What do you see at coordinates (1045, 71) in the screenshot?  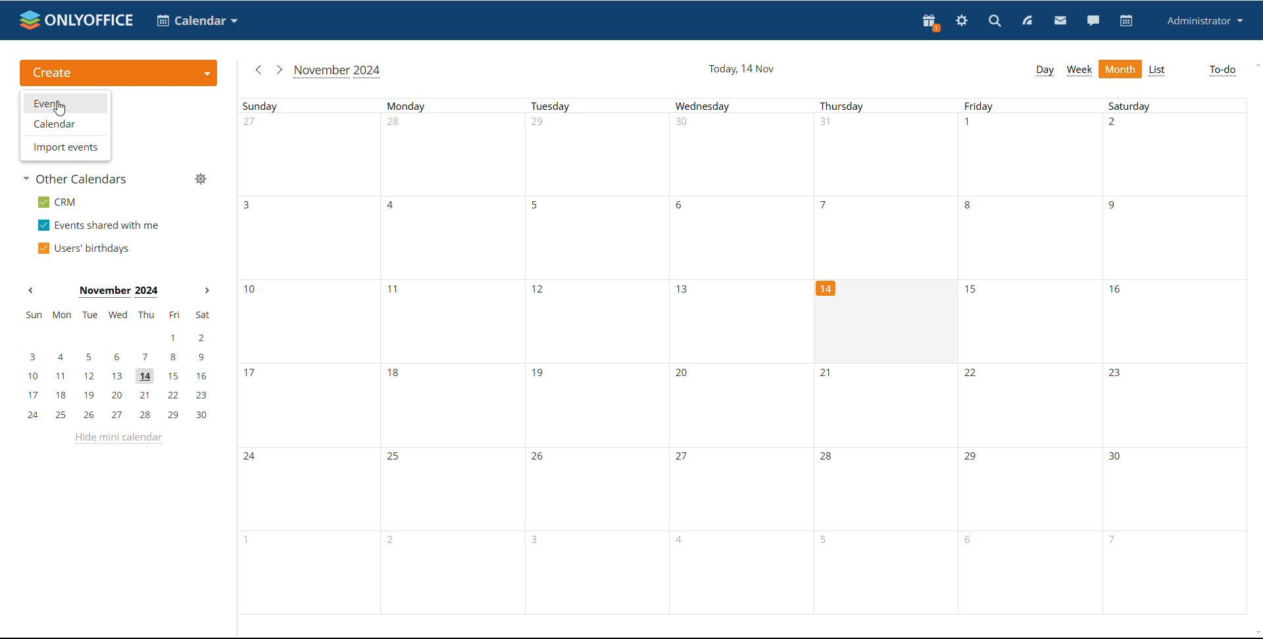 I see `day view` at bounding box center [1045, 71].